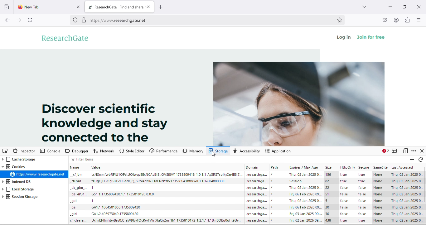 This screenshot has height=225, width=426. Describe the element at coordinates (19, 20) in the screenshot. I see `forward` at that location.